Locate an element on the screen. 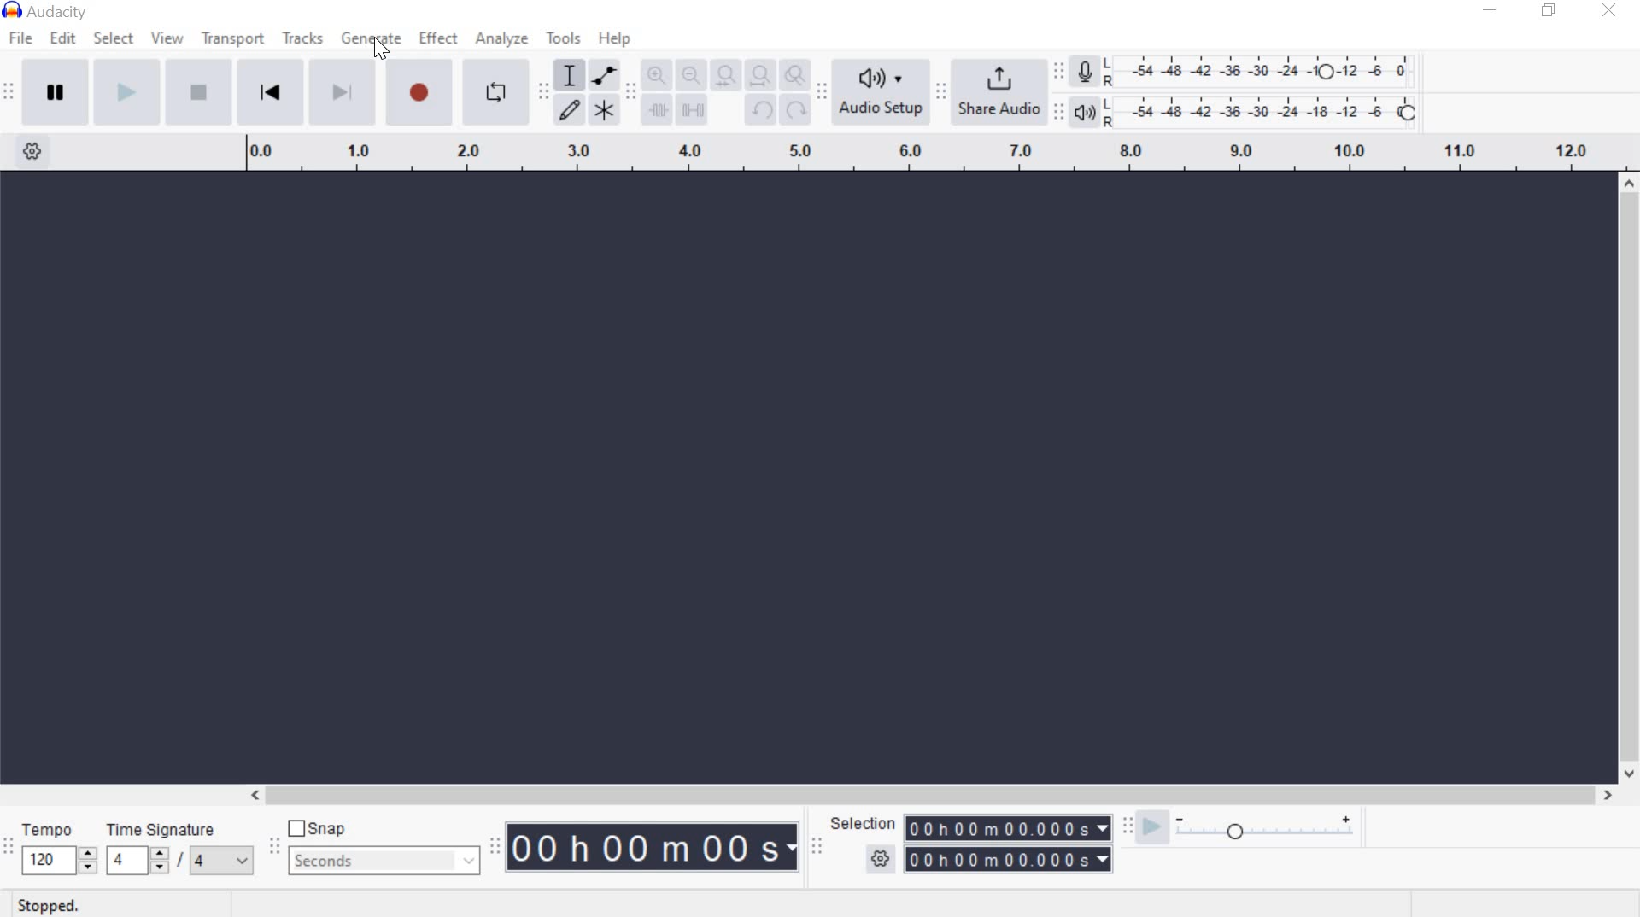 This screenshot has width=1640, height=917. redo is located at coordinates (794, 108).